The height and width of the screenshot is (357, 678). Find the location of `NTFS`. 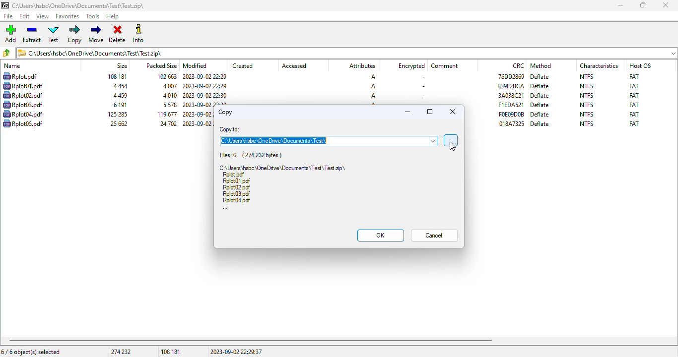

NTFS is located at coordinates (587, 86).